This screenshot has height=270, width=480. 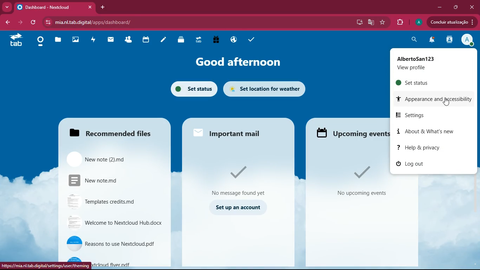 I want to click on mail, so click(x=110, y=40).